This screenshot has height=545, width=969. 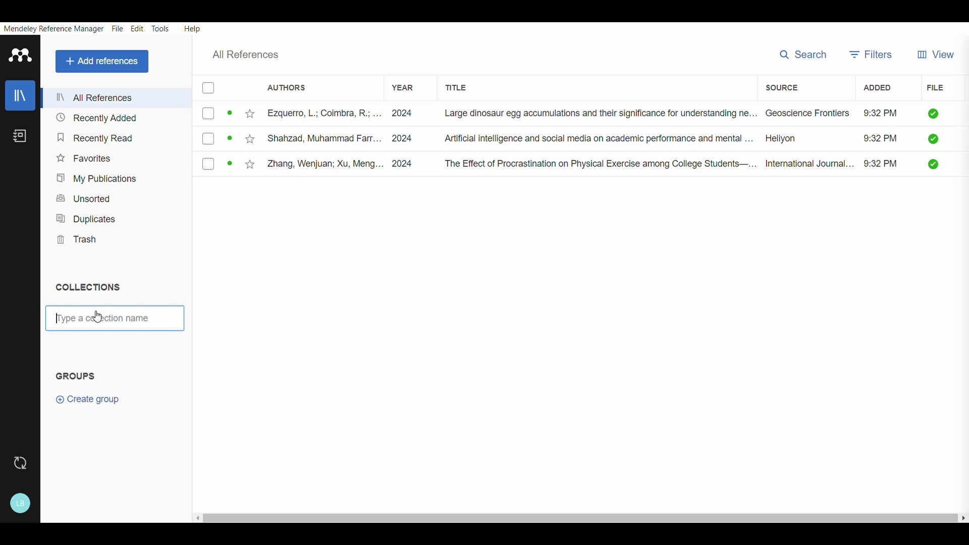 I want to click on File, so click(x=117, y=28).